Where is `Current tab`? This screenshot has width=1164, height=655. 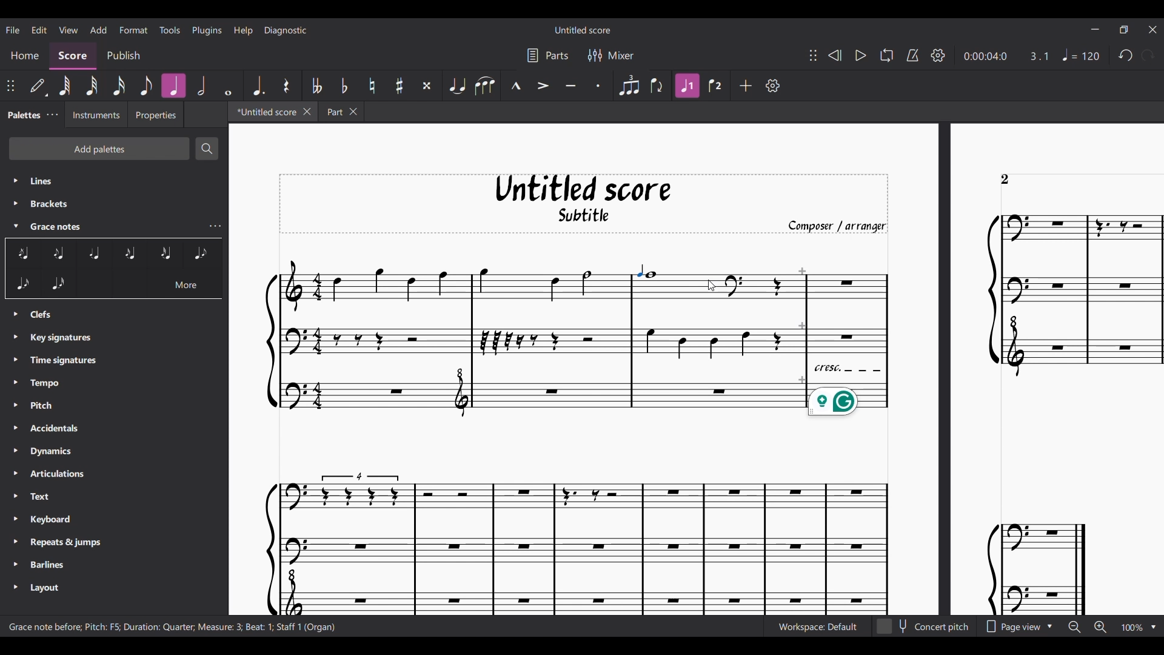 Current tab is located at coordinates (264, 112).